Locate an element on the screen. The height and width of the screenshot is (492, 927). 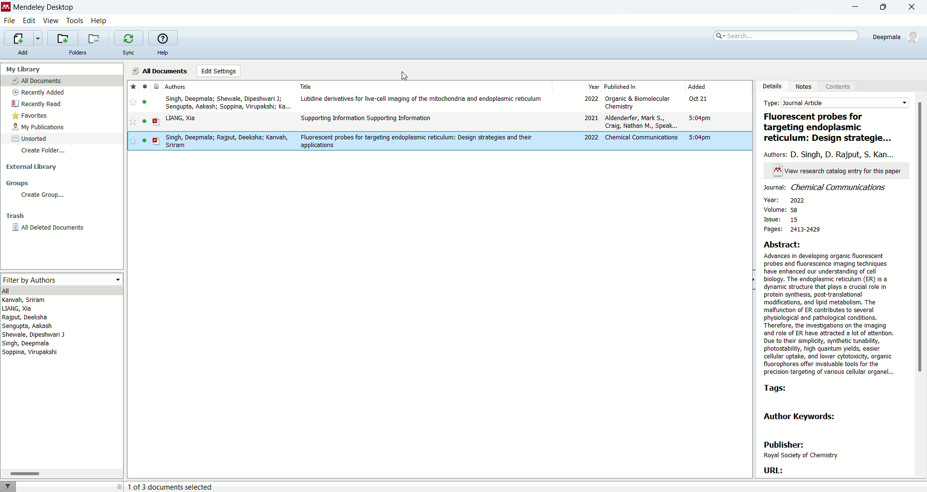
volume is located at coordinates (788, 209).